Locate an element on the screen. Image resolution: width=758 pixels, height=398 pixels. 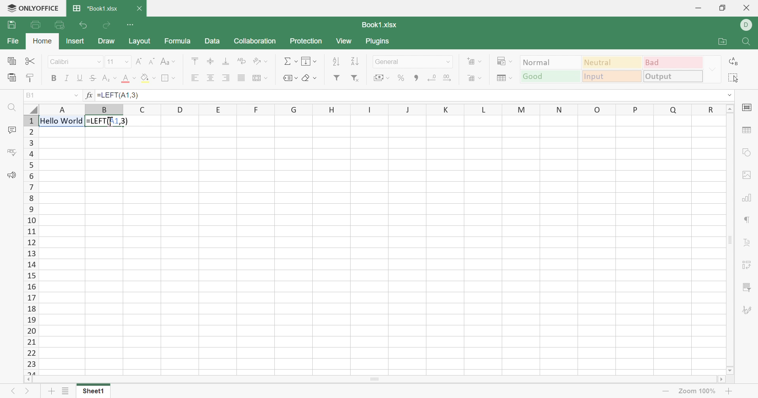
=LEFT(A1,3) is located at coordinates (107, 120).